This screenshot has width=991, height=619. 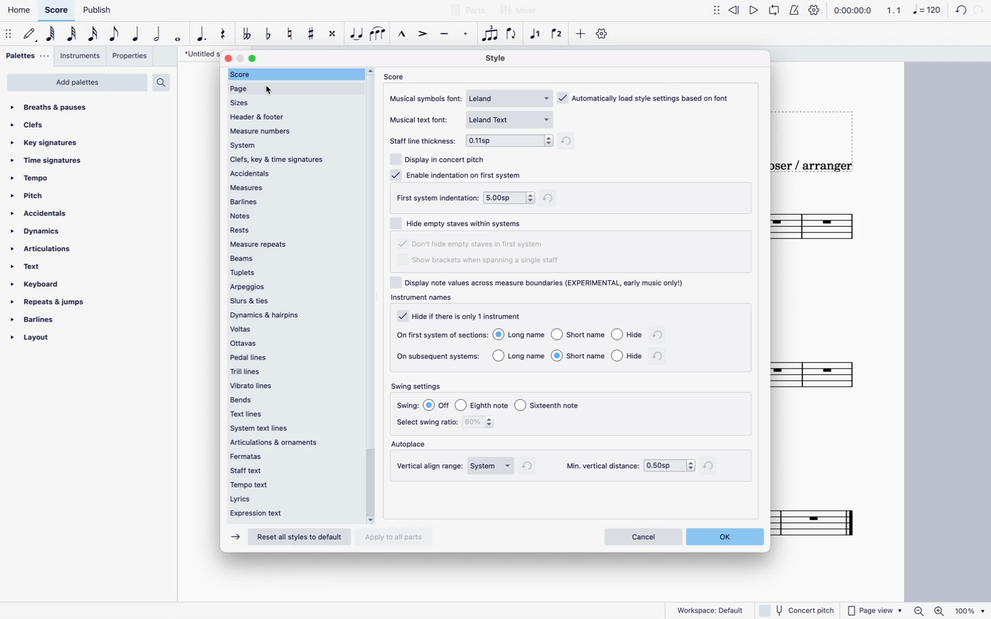 What do you see at coordinates (33, 338) in the screenshot?
I see `layout` at bounding box center [33, 338].